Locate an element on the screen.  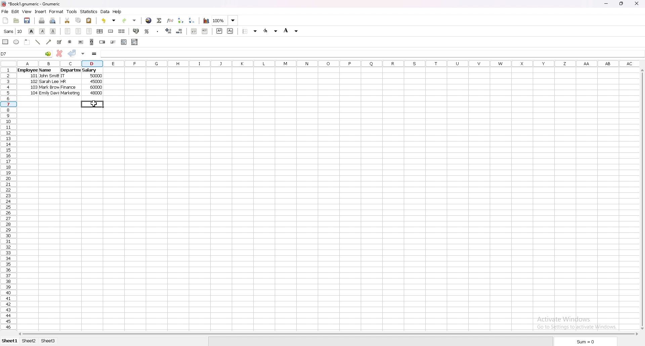
emily davi is located at coordinates (49, 93).